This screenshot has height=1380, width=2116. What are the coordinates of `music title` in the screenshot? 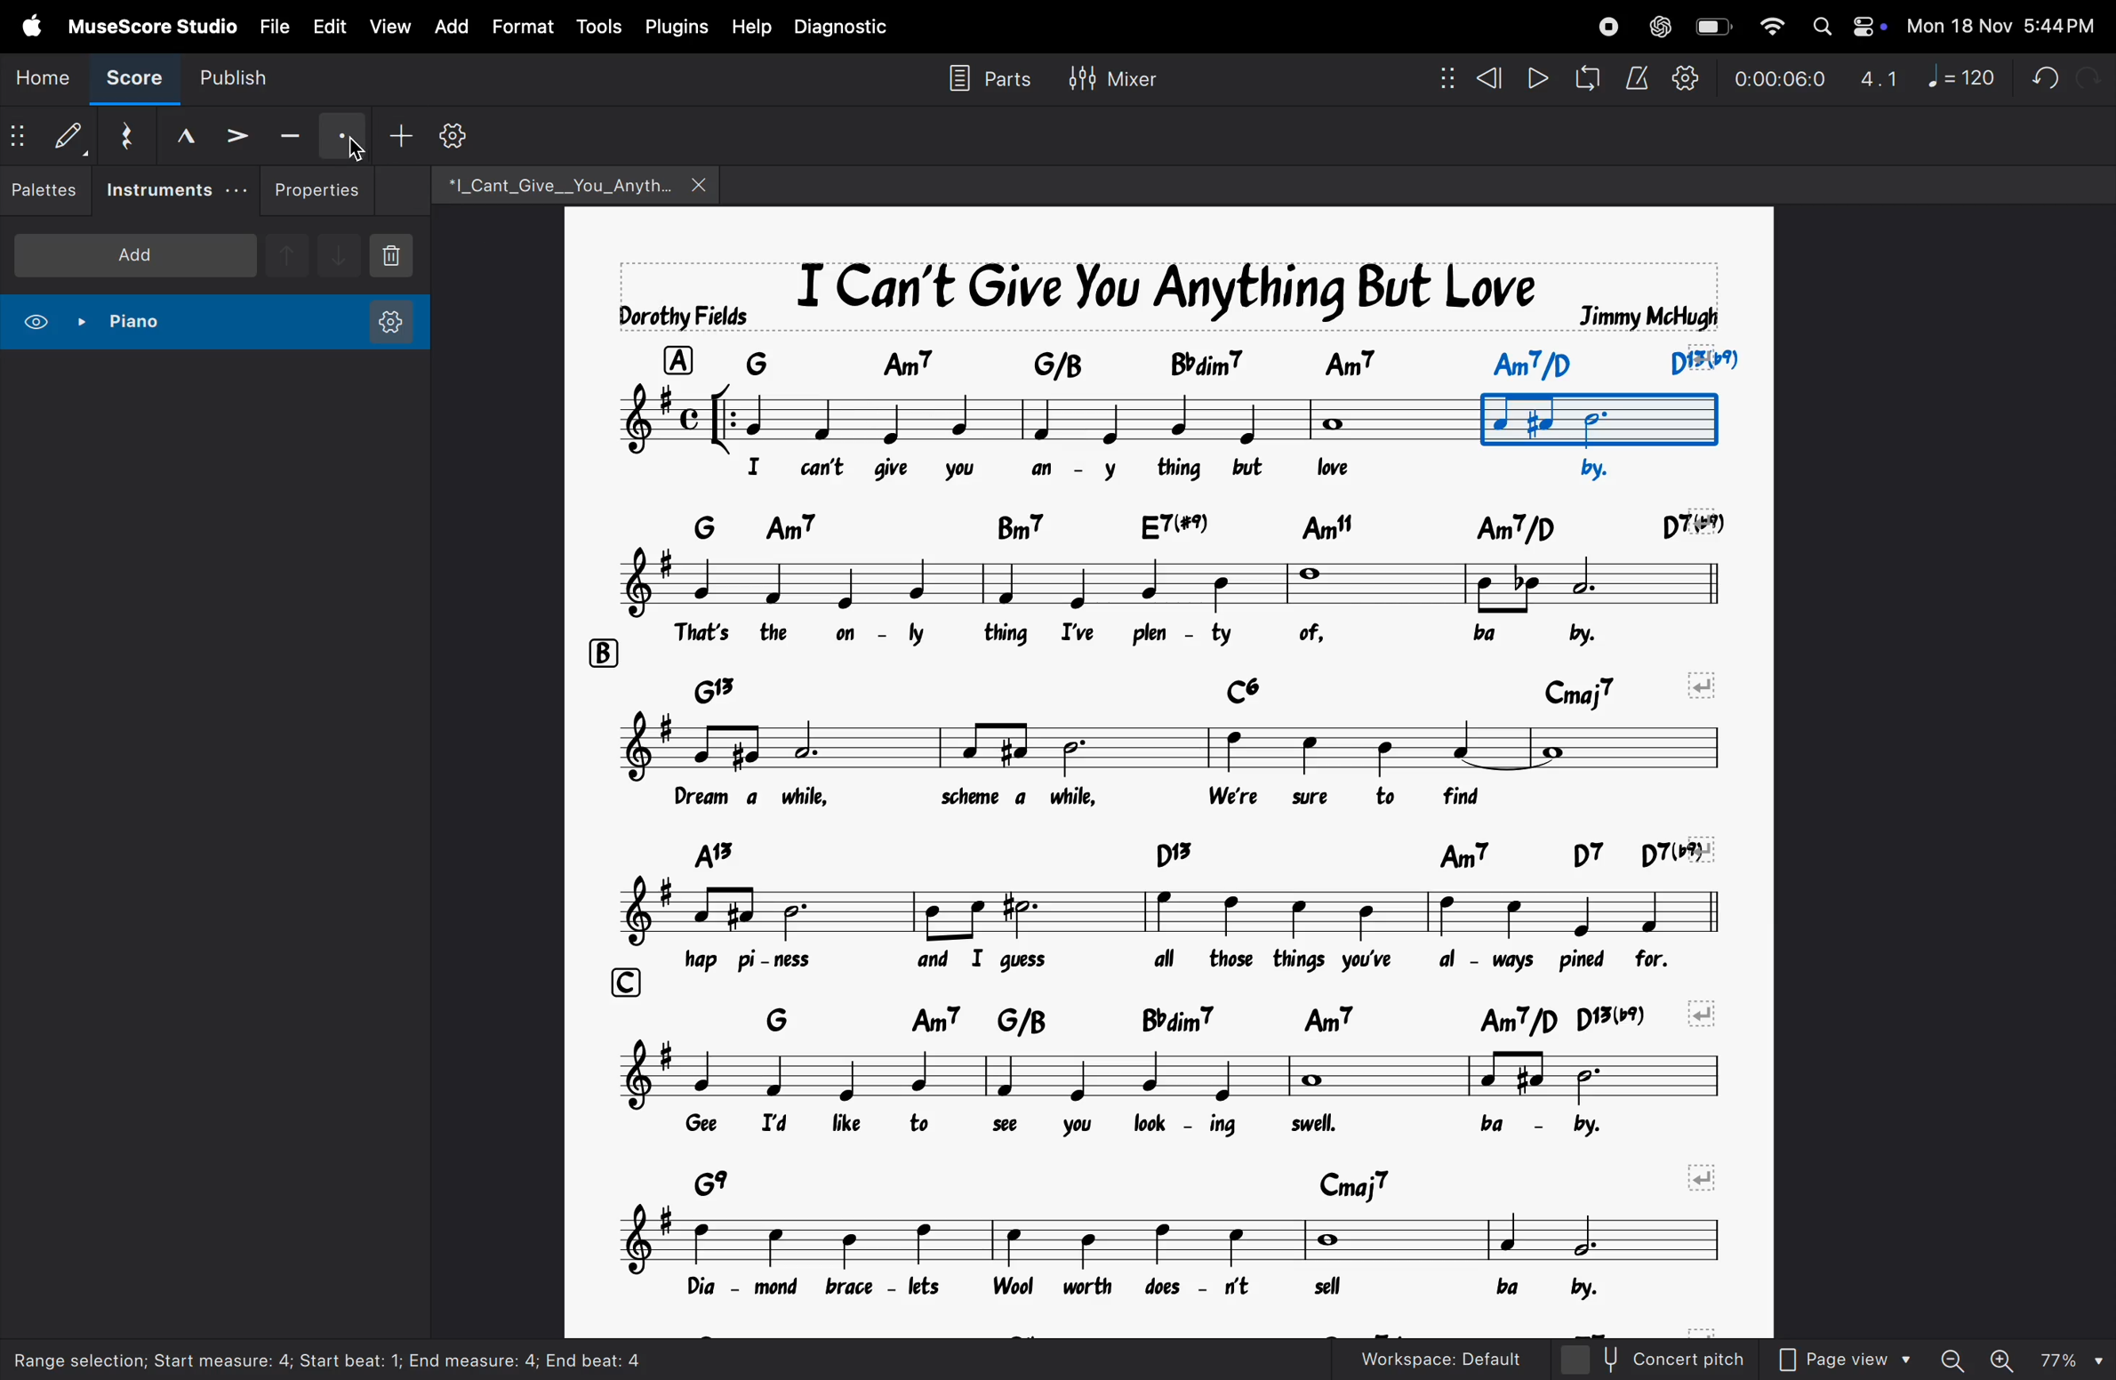 It's located at (1171, 291).